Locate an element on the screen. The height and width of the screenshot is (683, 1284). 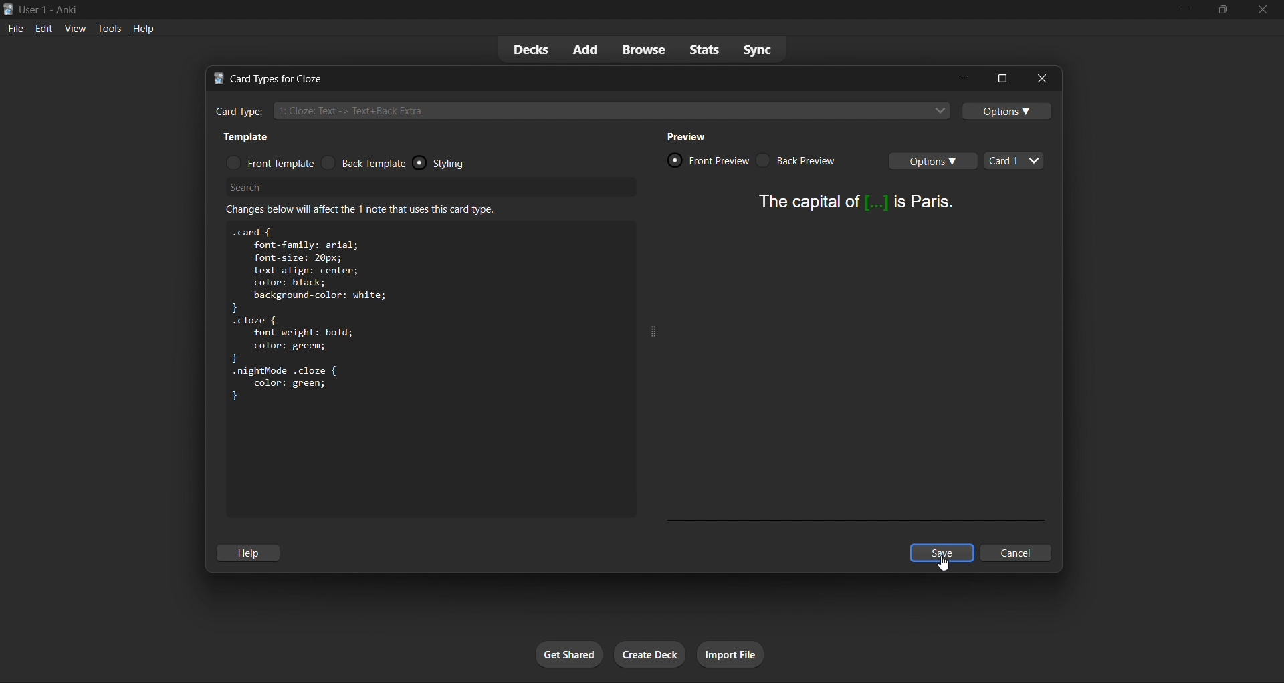
help is located at coordinates (147, 28).